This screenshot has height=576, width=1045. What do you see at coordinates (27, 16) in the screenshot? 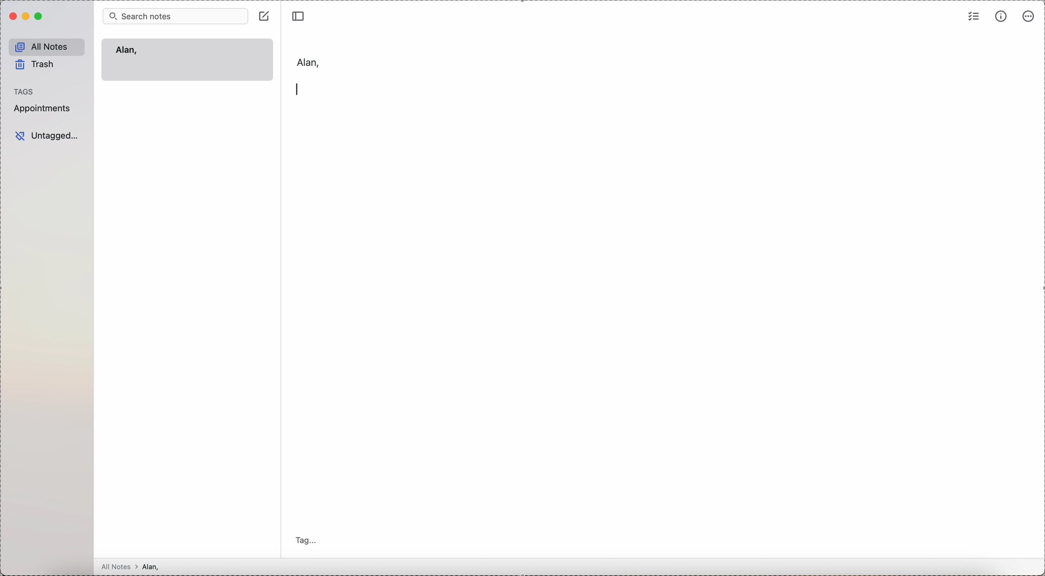
I see `minimize Simplenote` at bounding box center [27, 16].